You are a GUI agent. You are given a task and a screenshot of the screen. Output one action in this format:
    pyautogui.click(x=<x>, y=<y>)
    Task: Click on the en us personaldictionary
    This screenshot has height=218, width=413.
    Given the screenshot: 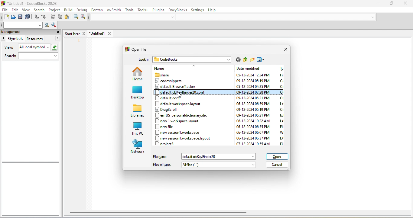 What is the action you would take?
    pyautogui.click(x=184, y=115)
    